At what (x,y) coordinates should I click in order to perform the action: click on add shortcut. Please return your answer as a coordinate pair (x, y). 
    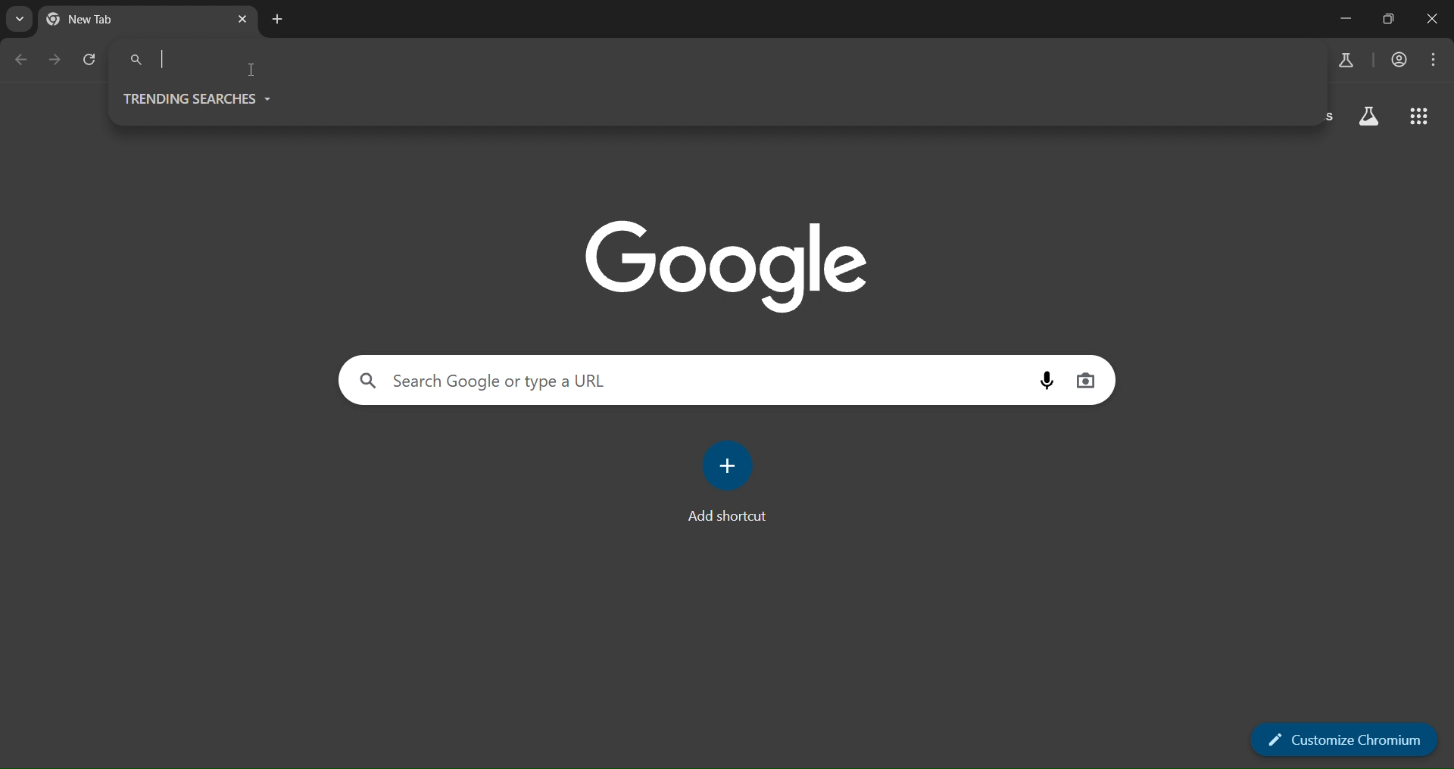
    Looking at the image, I should click on (730, 465).